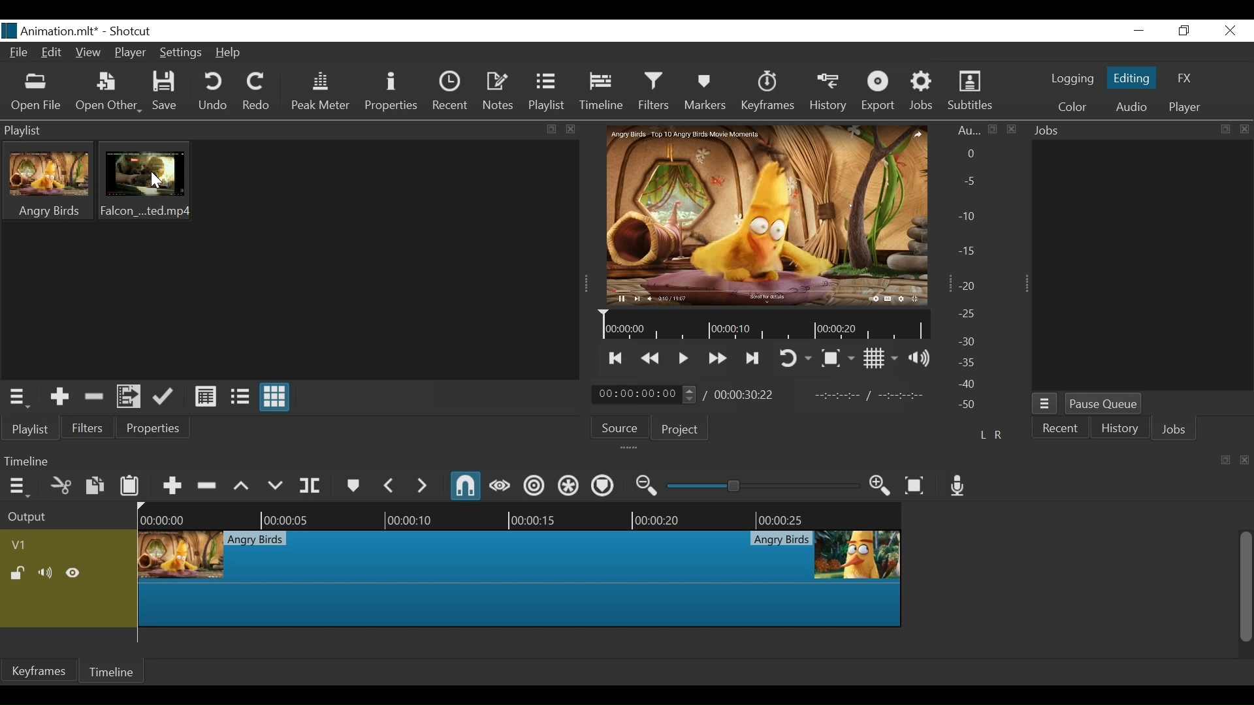  Describe the element at coordinates (603, 486) in the screenshot. I see `Ripple Markers` at that location.